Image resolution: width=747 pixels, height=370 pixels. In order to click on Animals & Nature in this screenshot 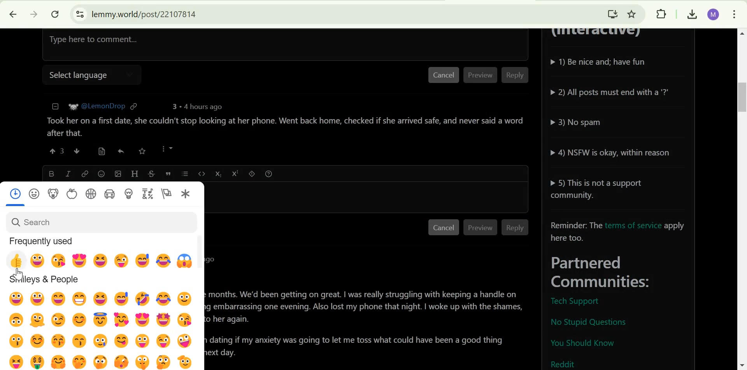, I will do `click(53, 194)`.